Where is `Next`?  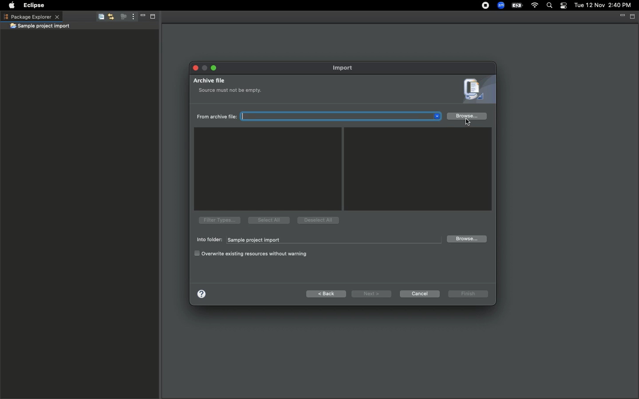 Next is located at coordinates (371, 294).